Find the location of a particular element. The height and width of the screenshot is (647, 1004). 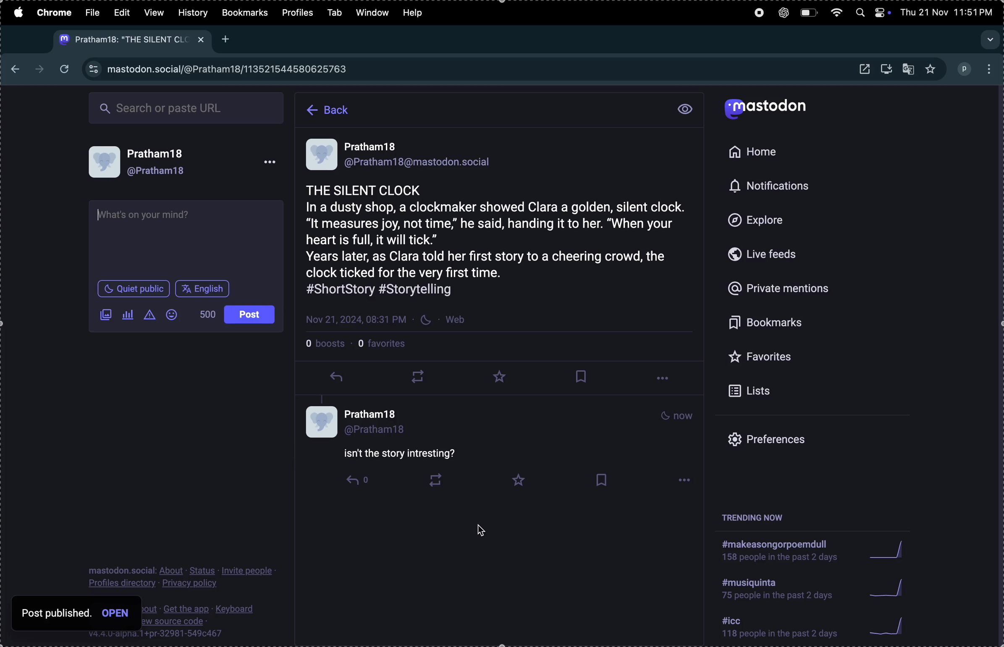

view site information is located at coordinates (93, 70).